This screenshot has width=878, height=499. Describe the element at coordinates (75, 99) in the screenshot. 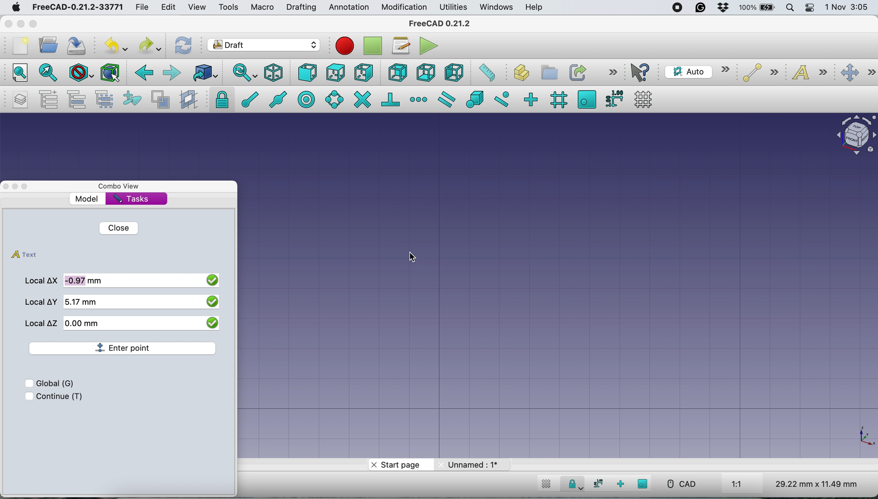

I see `move to group` at that location.